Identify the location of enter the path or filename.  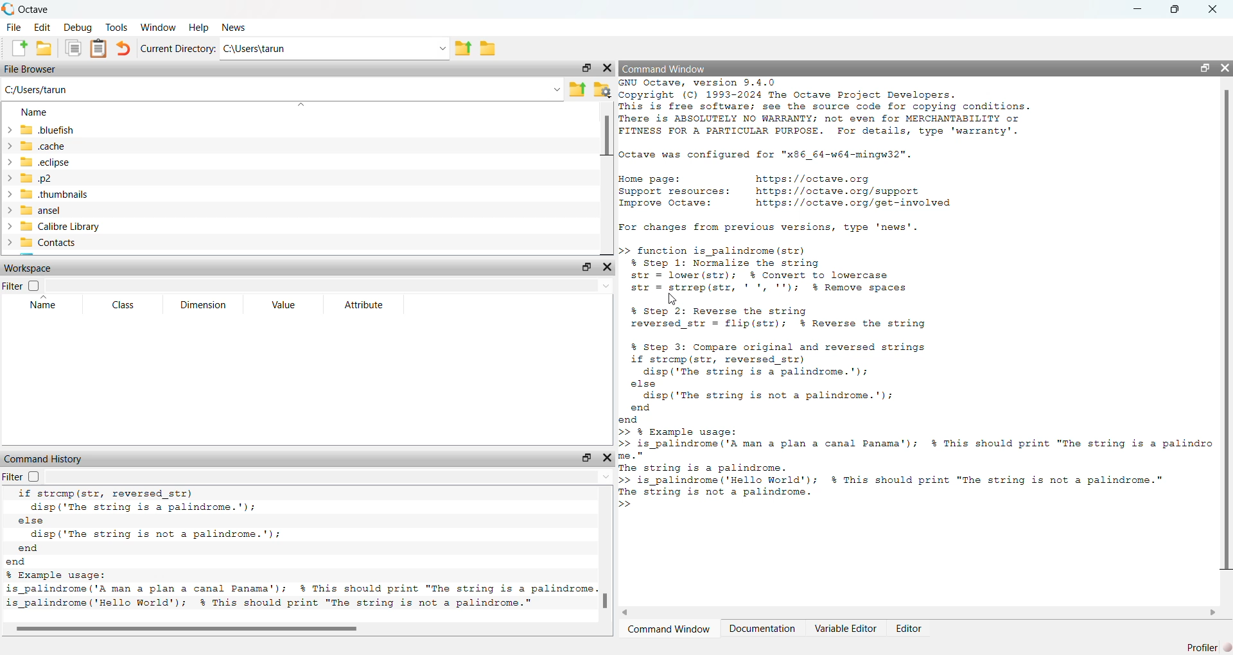
(281, 91).